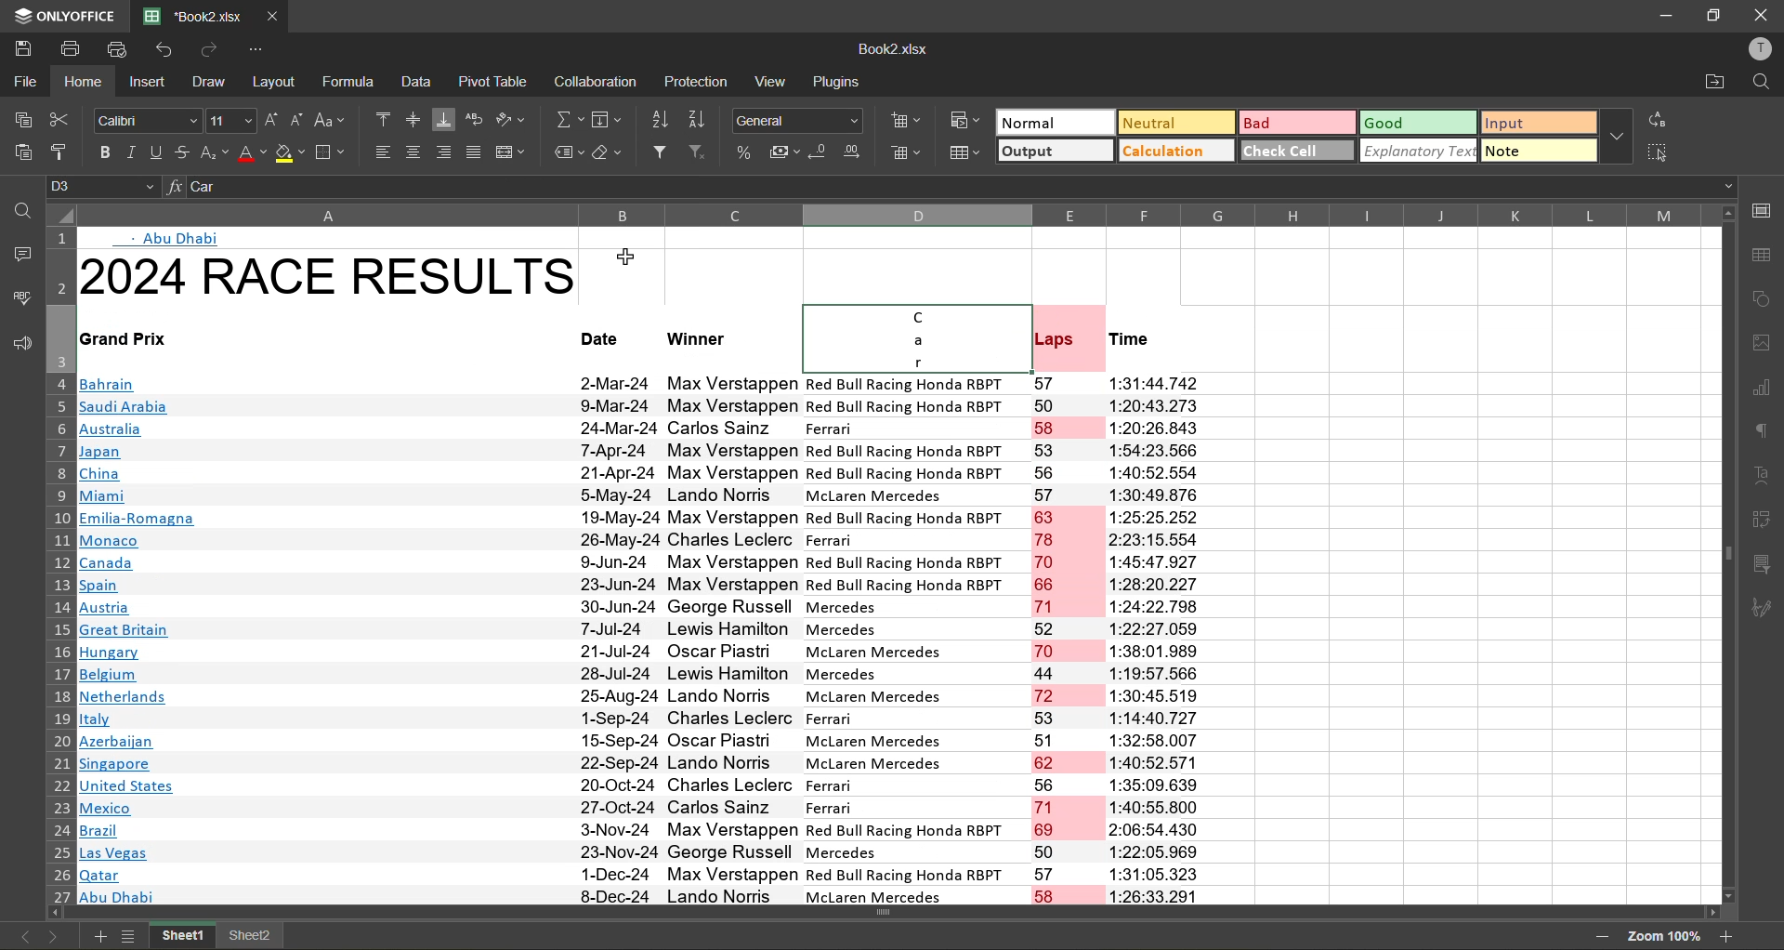 The height and width of the screenshot is (950, 1784). Describe the element at coordinates (492, 84) in the screenshot. I see `pivot table` at that location.